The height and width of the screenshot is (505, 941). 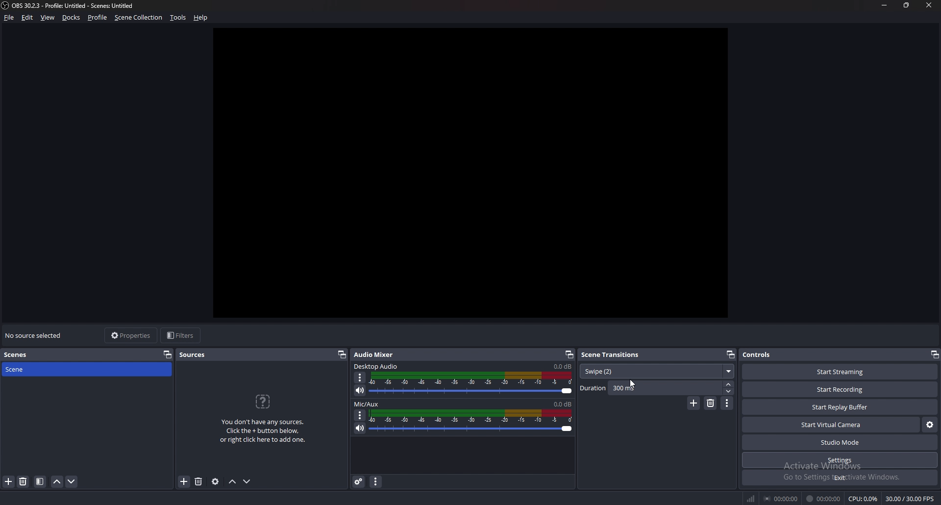 I want to click on decrease duration, so click(x=730, y=391).